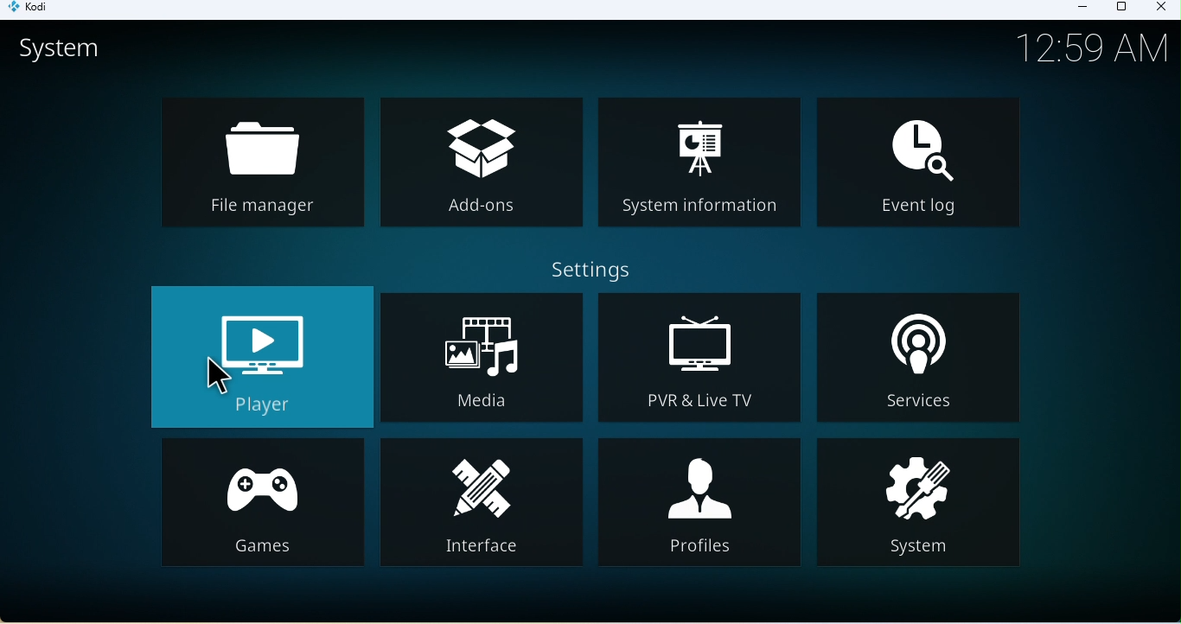 Image resolution: width=1181 pixels, height=624 pixels. Describe the element at coordinates (1099, 51) in the screenshot. I see `12.59 am` at that location.